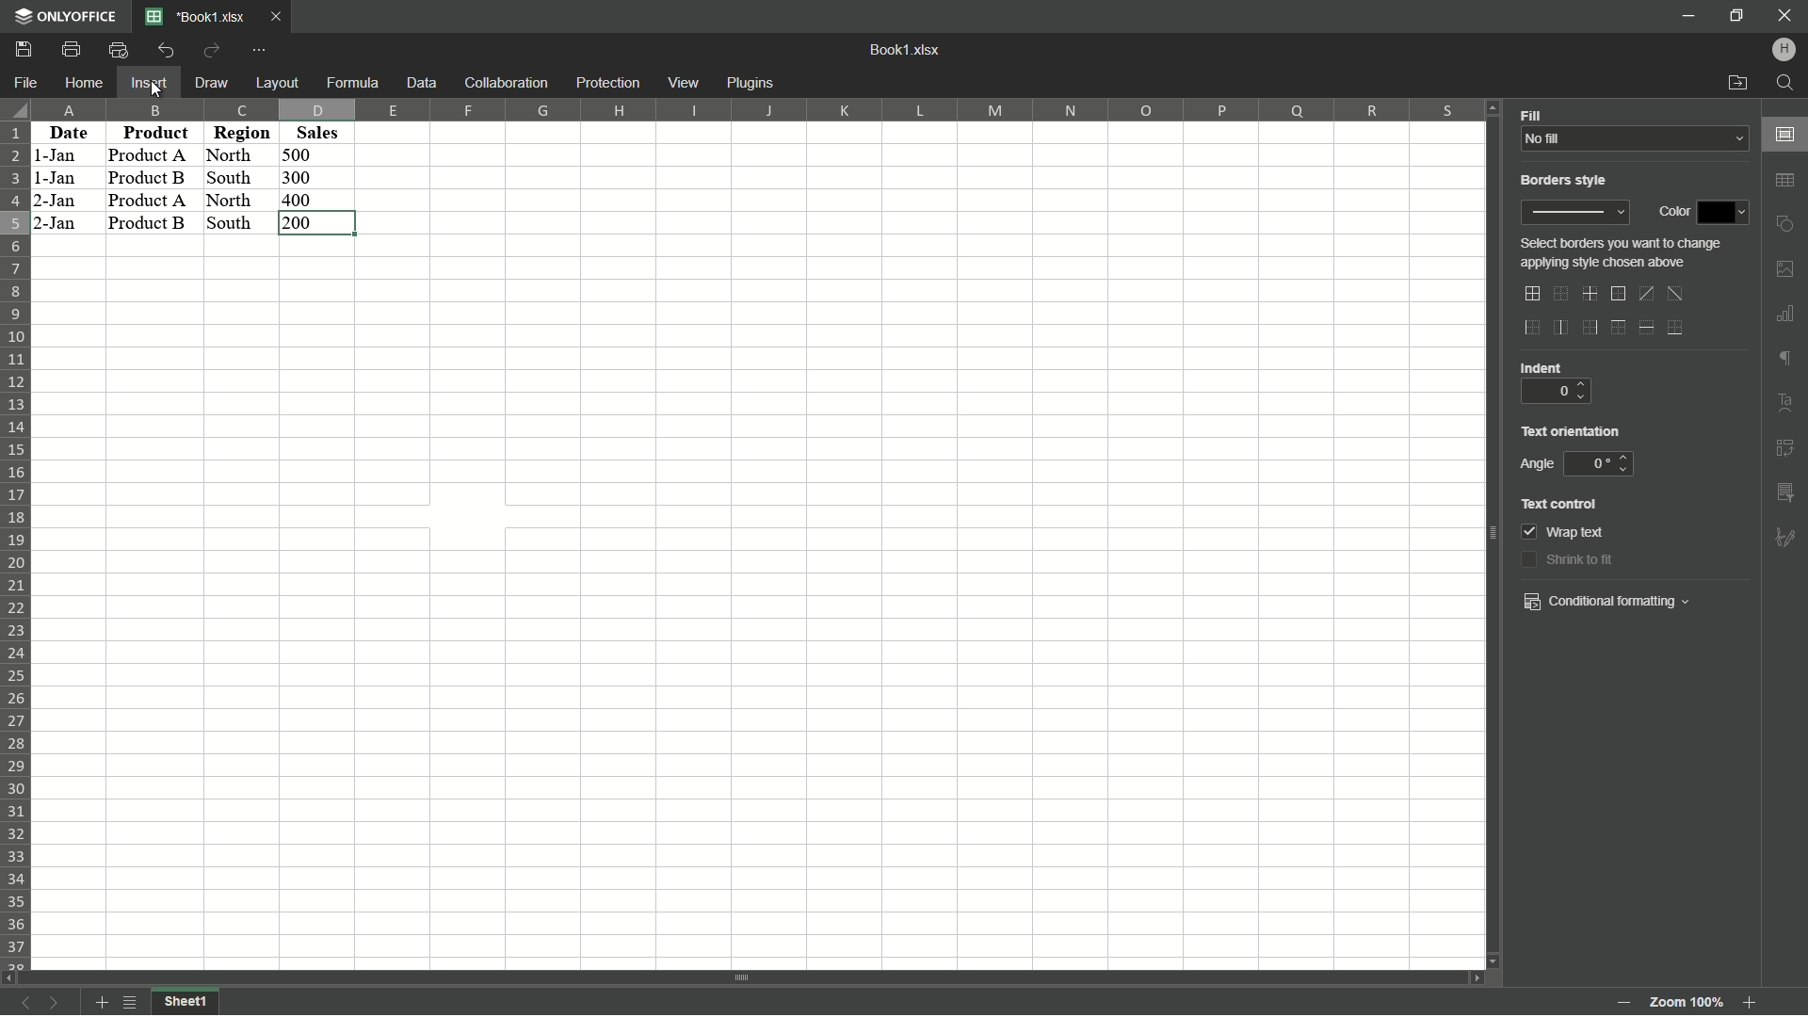 This screenshot has height=1017, width=1808. I want to click on Zoom, so click(1751, 1006).